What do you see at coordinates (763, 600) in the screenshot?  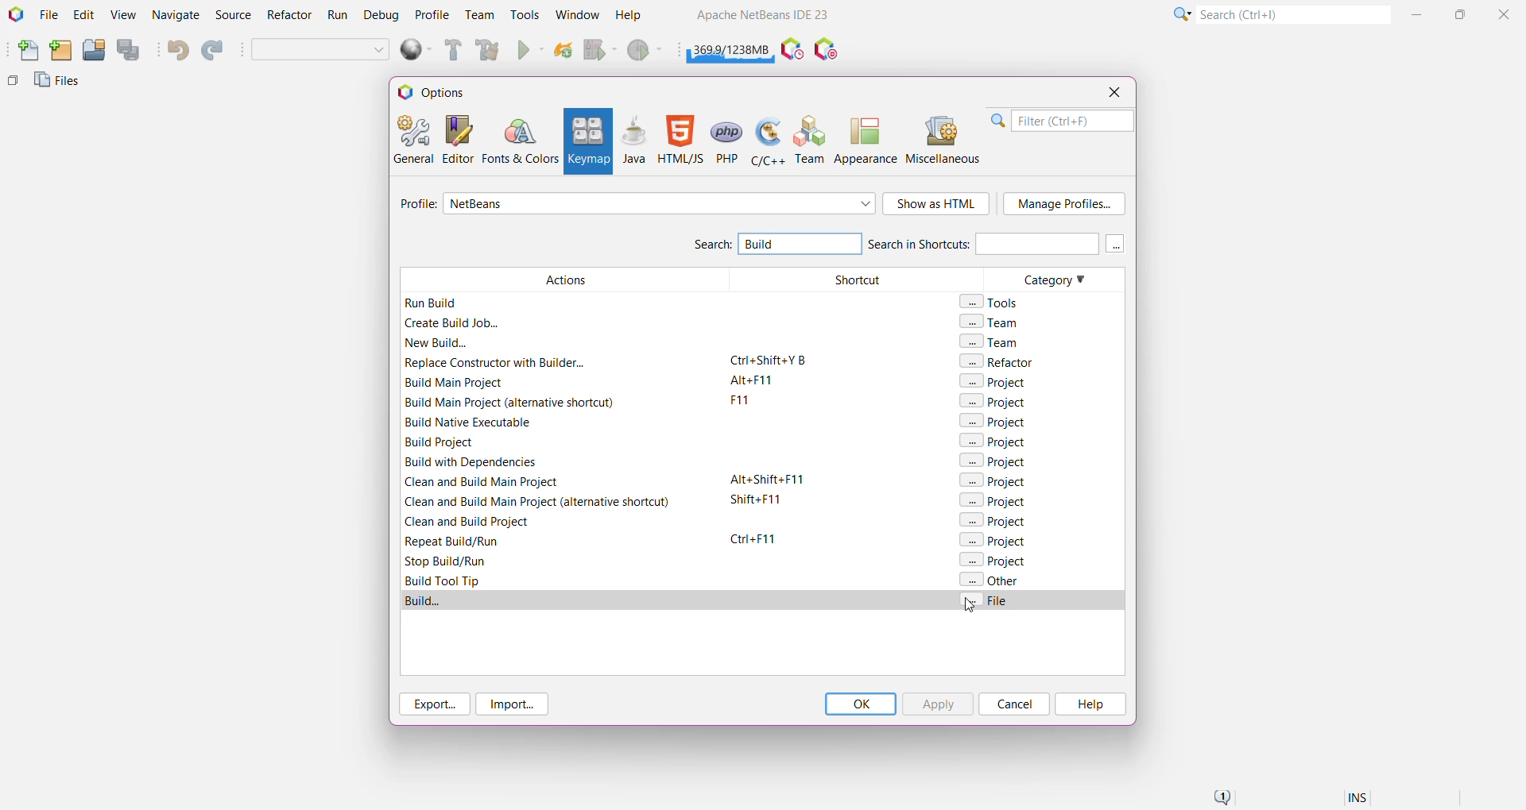 I see `Searched Action displayed in the list ` at bounding box center [763, 600].